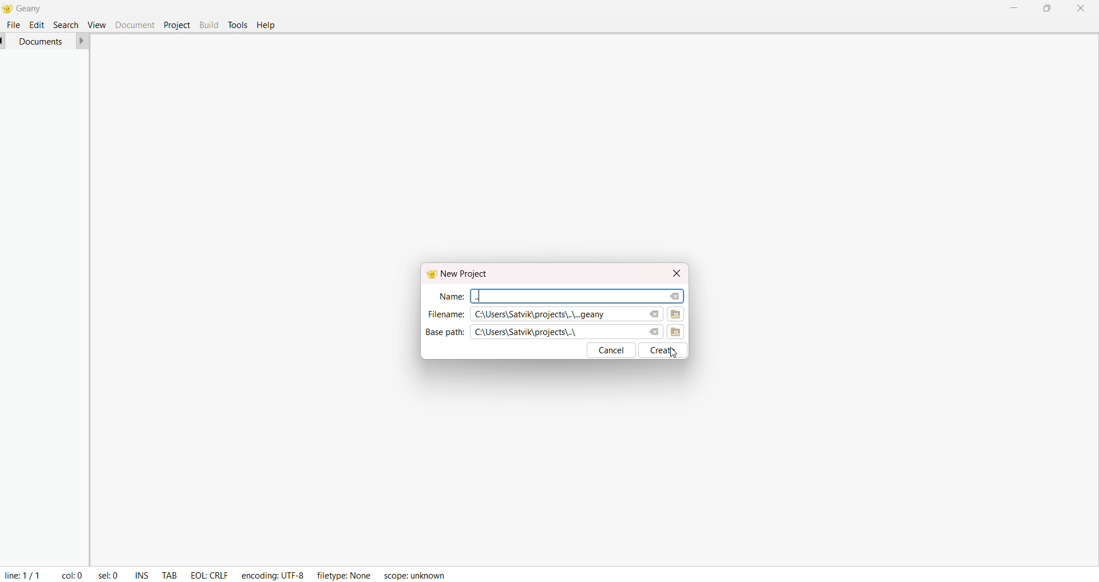 This screenshot has height=582, width=1099. Describe the element at coordinates (108, 573) in the screenshot. I see `sel: 0` at that location.